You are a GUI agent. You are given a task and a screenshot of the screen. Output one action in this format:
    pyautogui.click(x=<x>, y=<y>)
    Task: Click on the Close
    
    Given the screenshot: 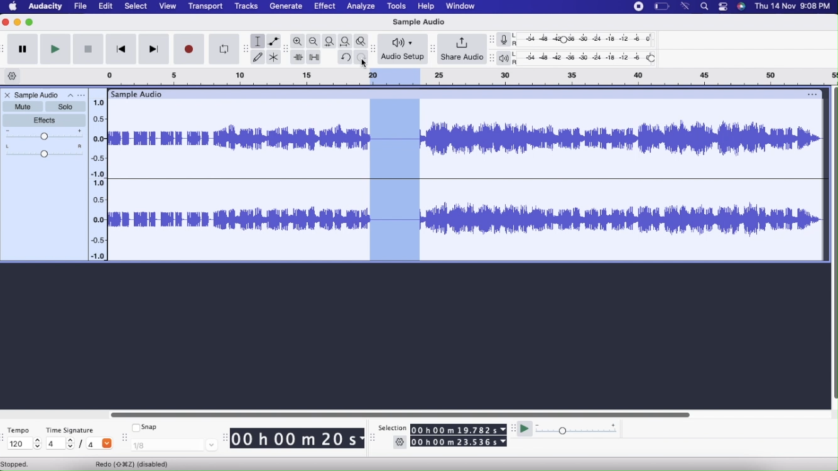 What is the action you would take?
    pyautogui.click(x=8, y=96)
    